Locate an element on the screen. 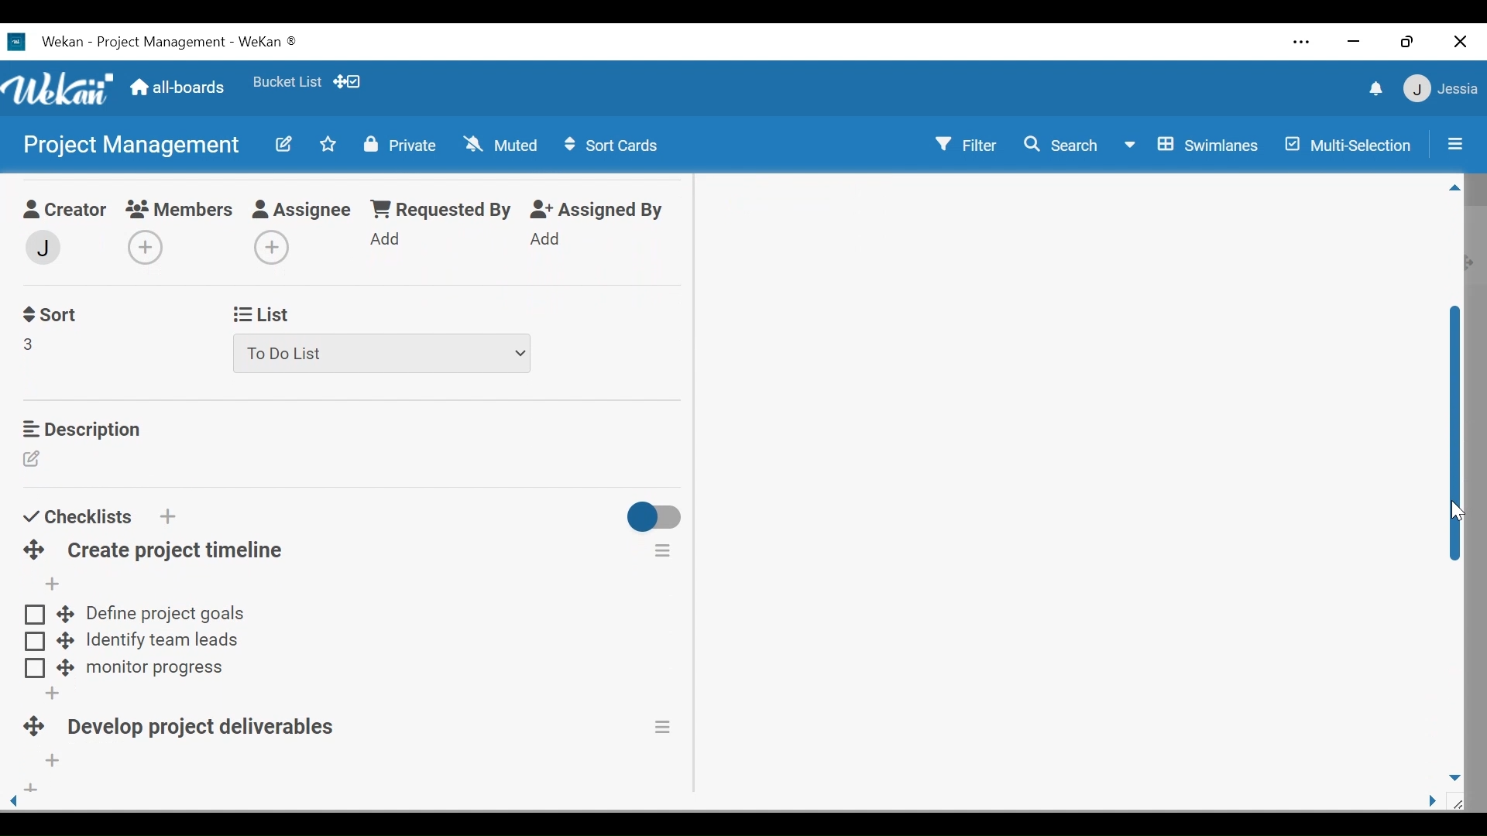  checklist actions is located at coordinates (665, 727).